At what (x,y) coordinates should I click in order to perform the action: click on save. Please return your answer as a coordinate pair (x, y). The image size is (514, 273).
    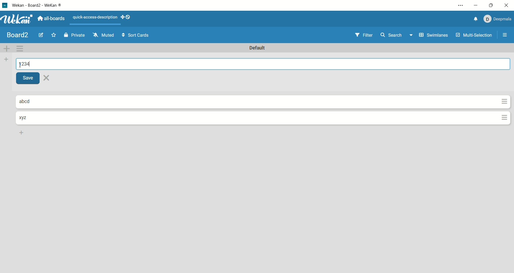
    Looking at the image, I should click on (29, 79).